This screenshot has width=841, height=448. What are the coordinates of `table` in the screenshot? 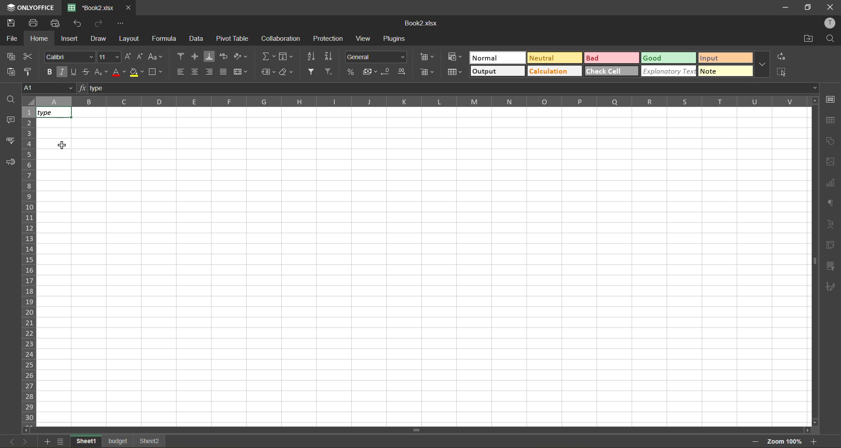 It's located at (831, 121).